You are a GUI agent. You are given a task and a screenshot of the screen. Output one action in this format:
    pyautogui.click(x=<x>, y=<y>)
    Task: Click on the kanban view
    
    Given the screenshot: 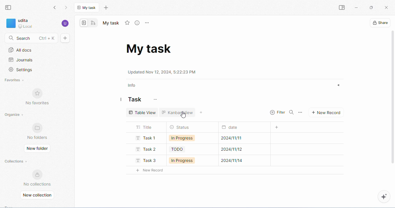 What is the action you would take?
    pyautogui.click(x=180, y=114)
    